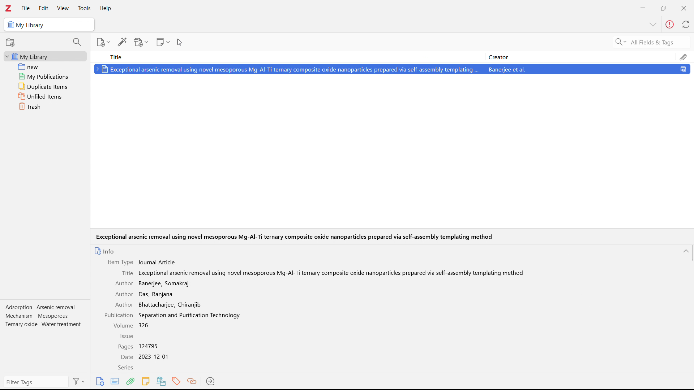 Image resolution: width=694 pixels, height=390 pixels. I want to click on close, so click(683, 8).